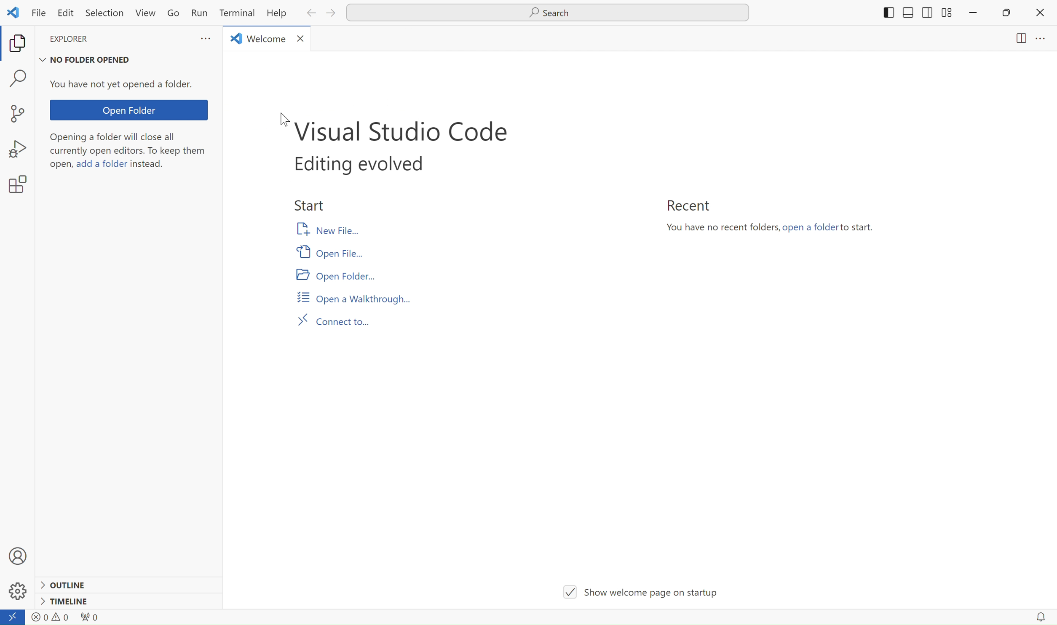  Describe the element at coordinates (131, 110) in the screenshot. I see `Open folder` at that location.